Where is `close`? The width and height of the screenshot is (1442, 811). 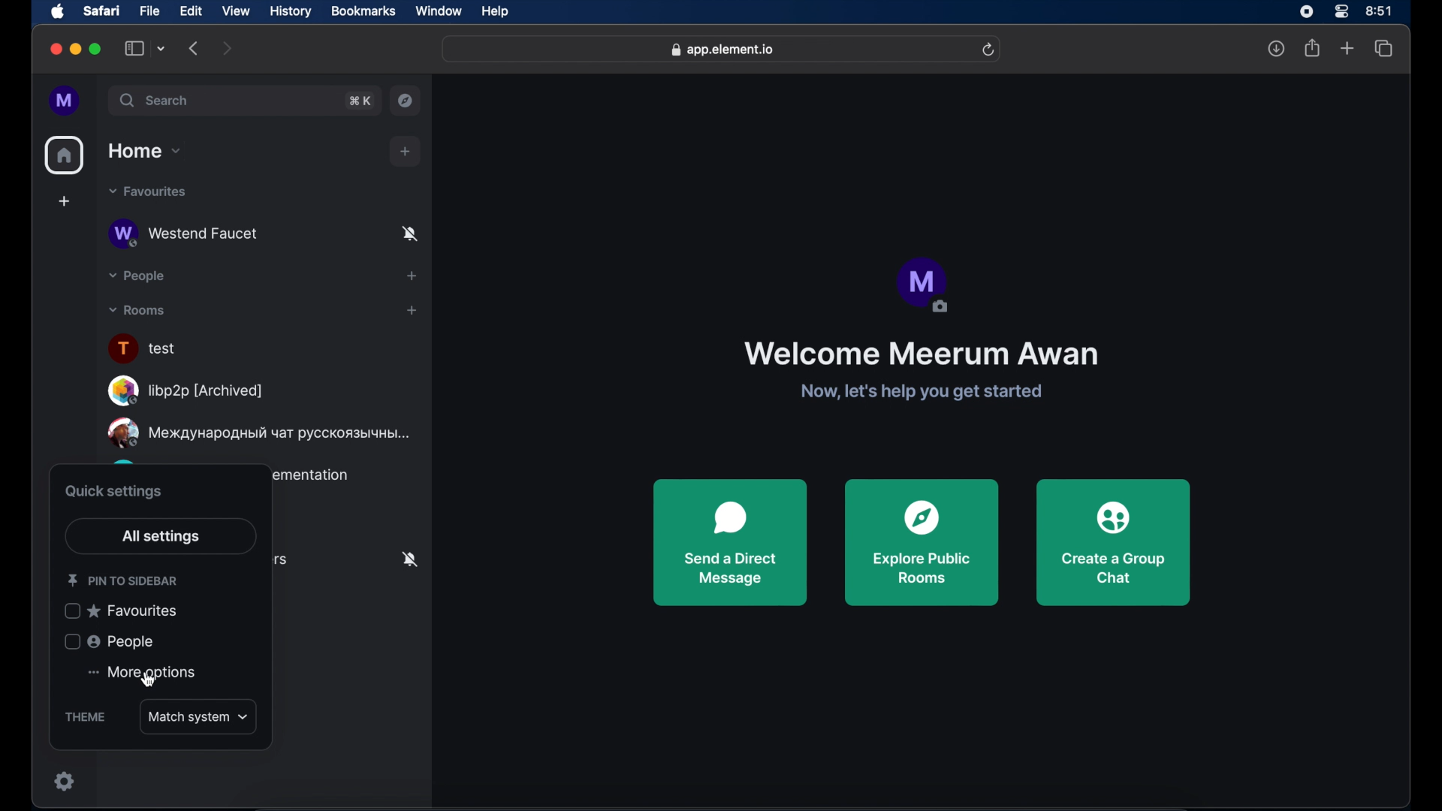 close is located at coordinates (55, 50).